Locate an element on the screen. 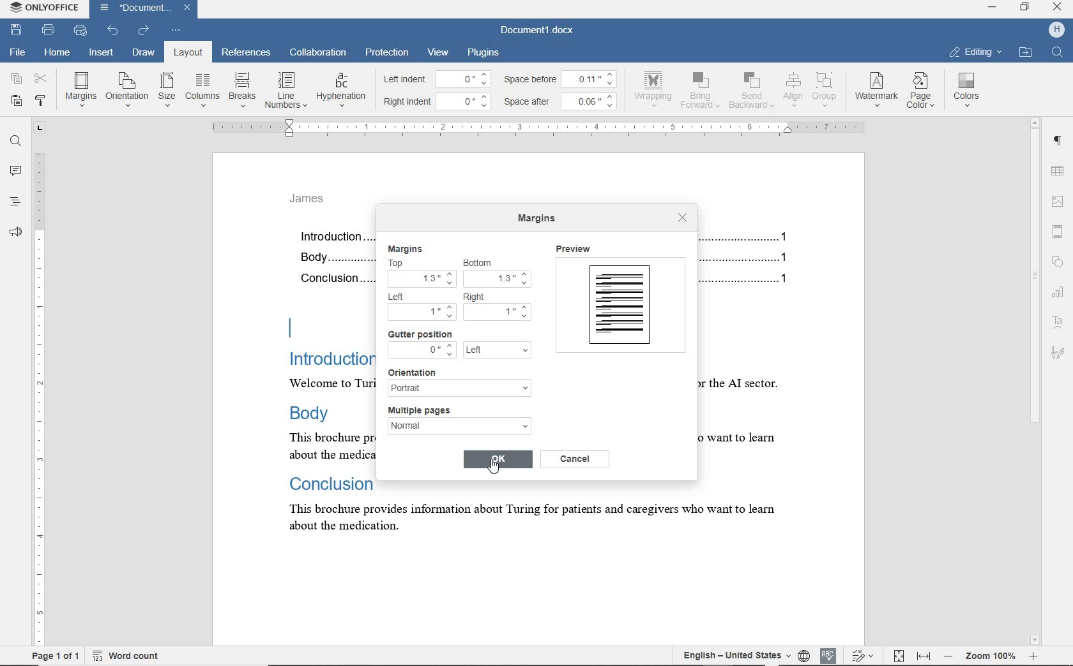 The width and height of the screenshot is (1073, 666). table is located at coordinates (1060, 172).